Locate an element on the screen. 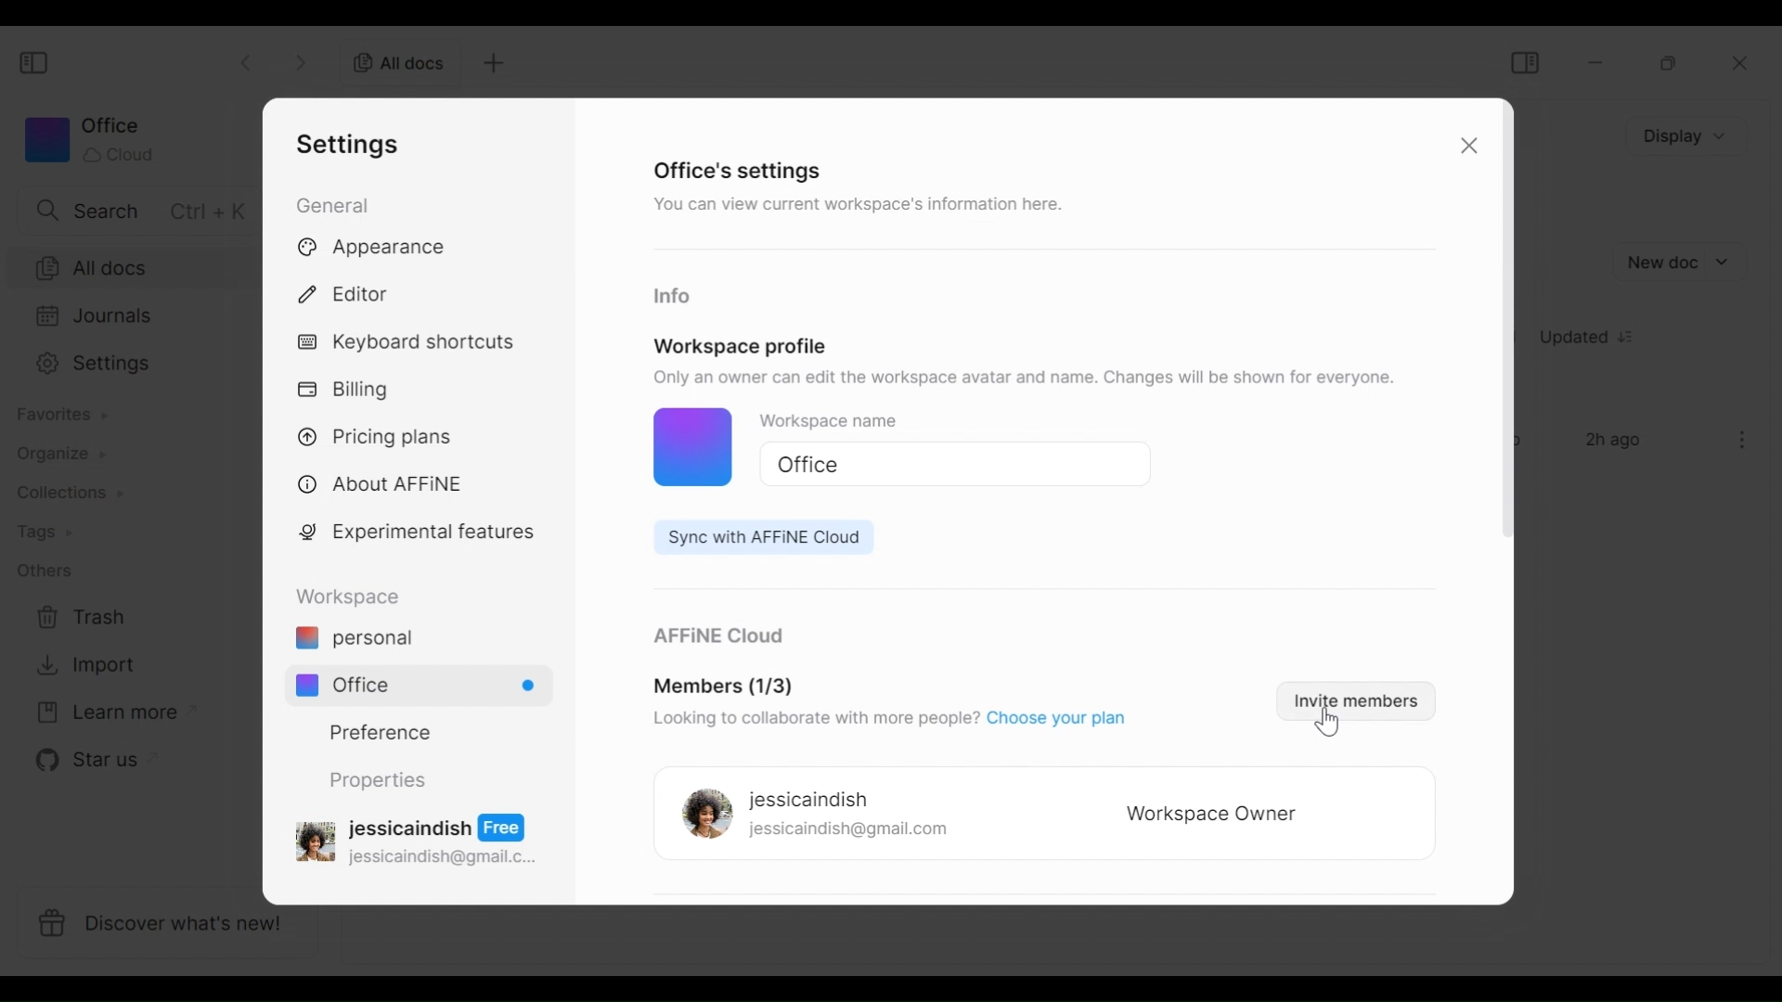 The height and width of the screenshot is (1002, 1782). collections is located at coordinates (70, 494).